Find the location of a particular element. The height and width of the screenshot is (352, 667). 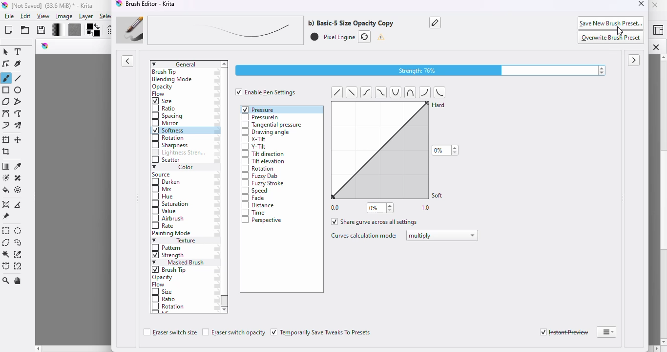

vertical scroll bar is located at coordinates (225, 301).